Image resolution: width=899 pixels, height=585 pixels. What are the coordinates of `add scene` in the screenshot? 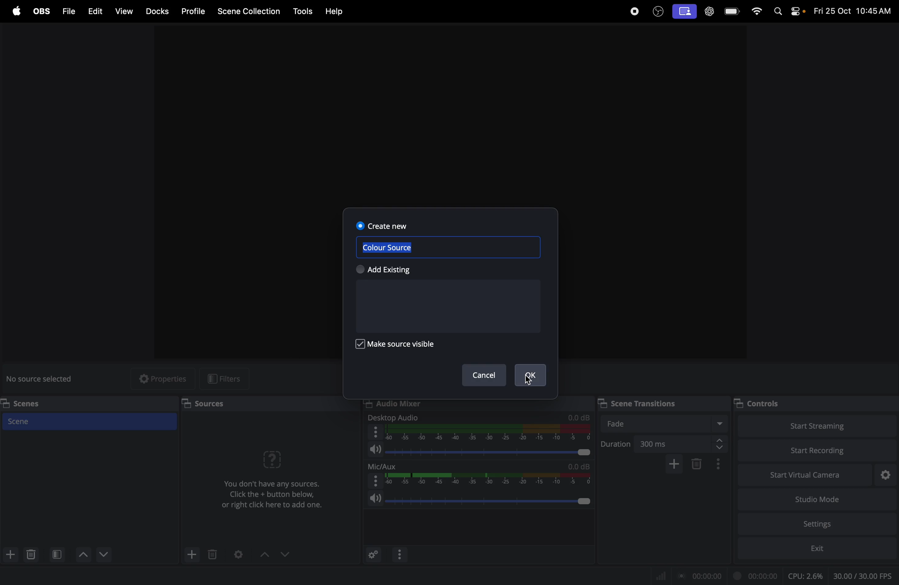 It's located at (12, 555).